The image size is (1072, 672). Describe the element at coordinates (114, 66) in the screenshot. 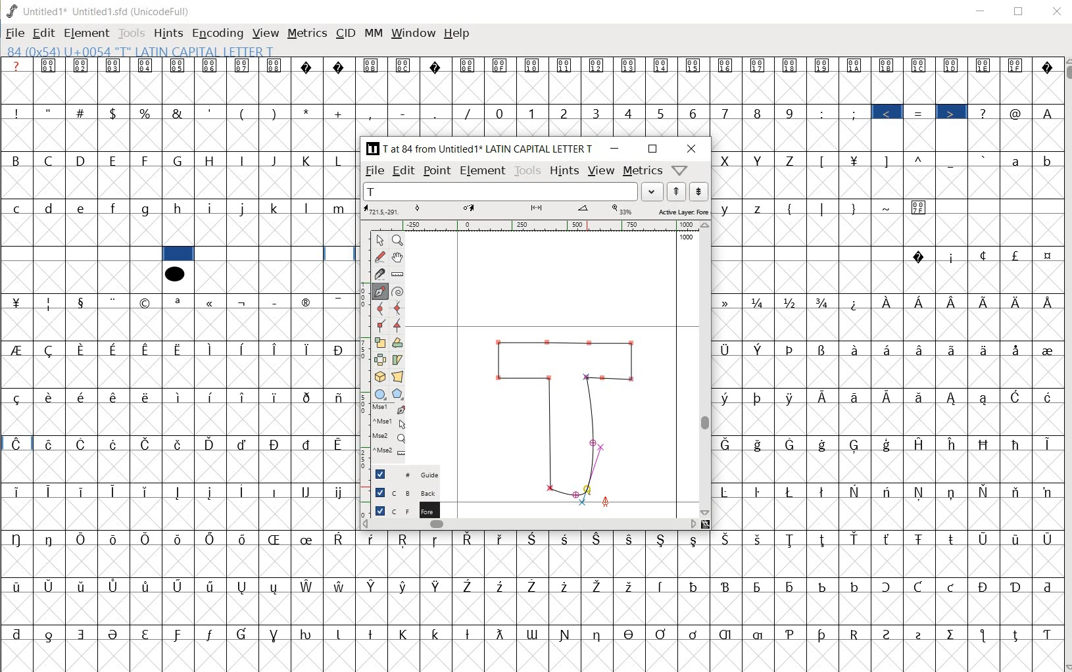

I see `Symbol` at that location.